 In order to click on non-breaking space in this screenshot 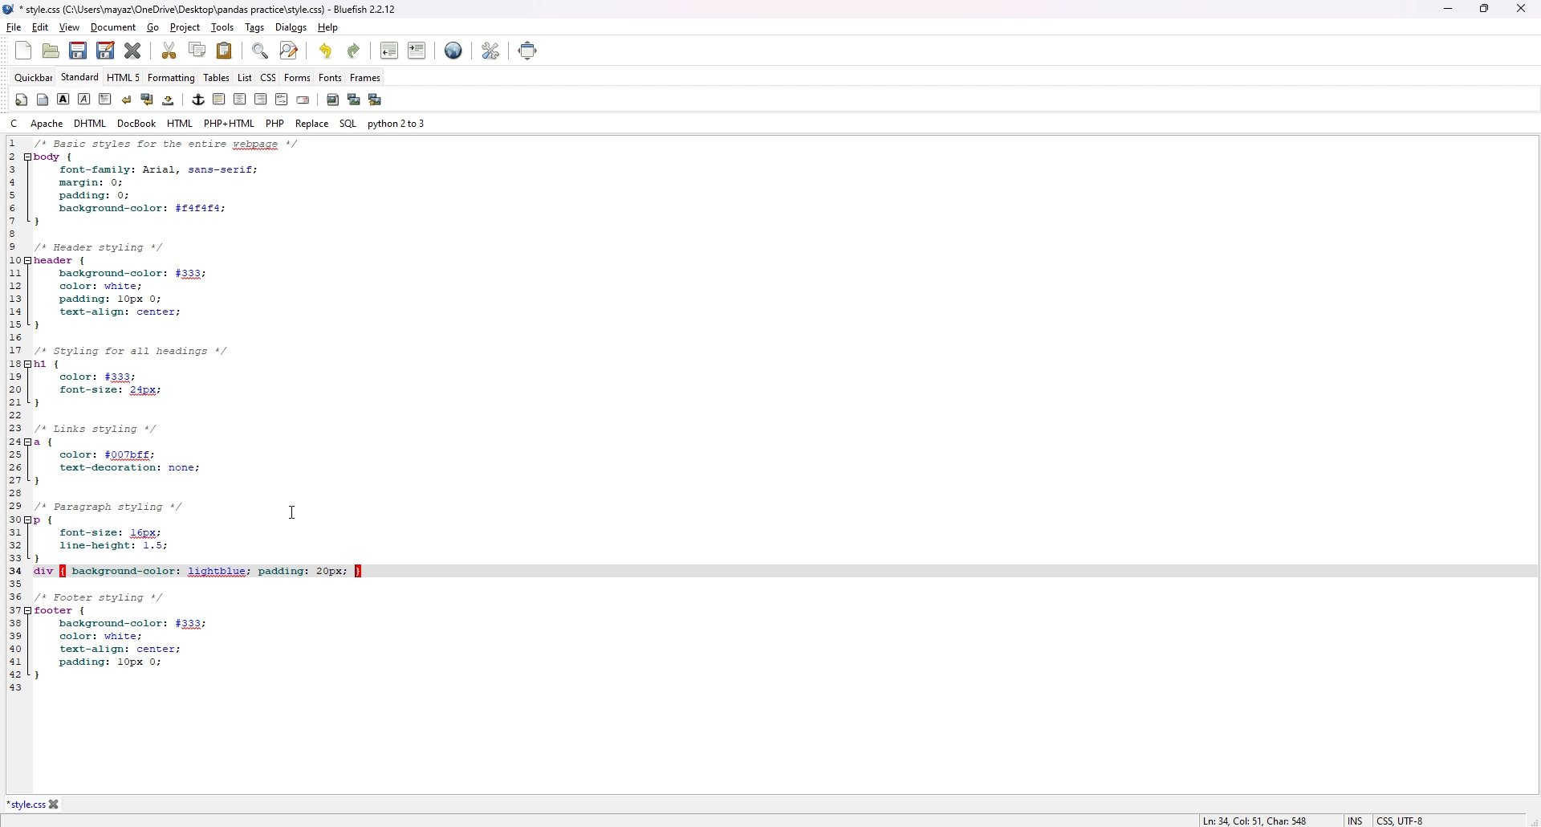, I will do `click(168, 100)`.